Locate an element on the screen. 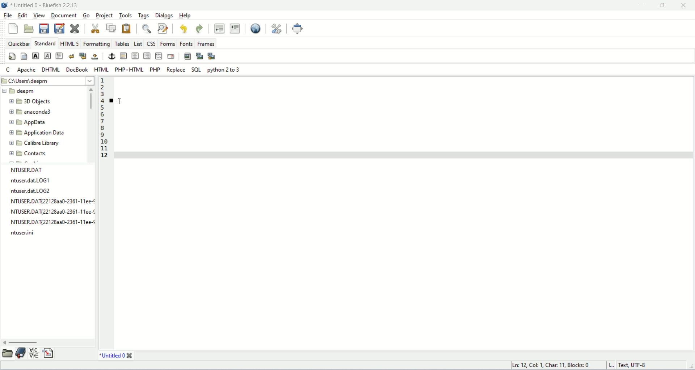 The width and height of the screenshot is (695, 370). help is located at coordinates (185, 15).